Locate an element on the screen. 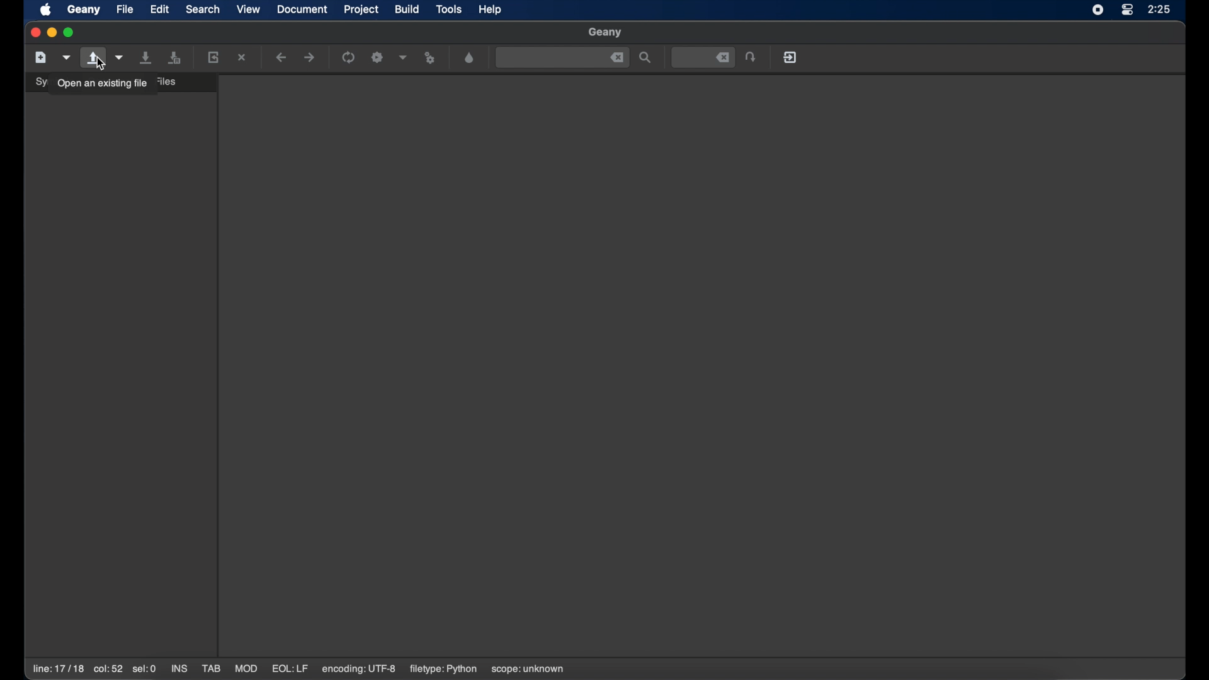  create new is located at coordinates (41, 57).